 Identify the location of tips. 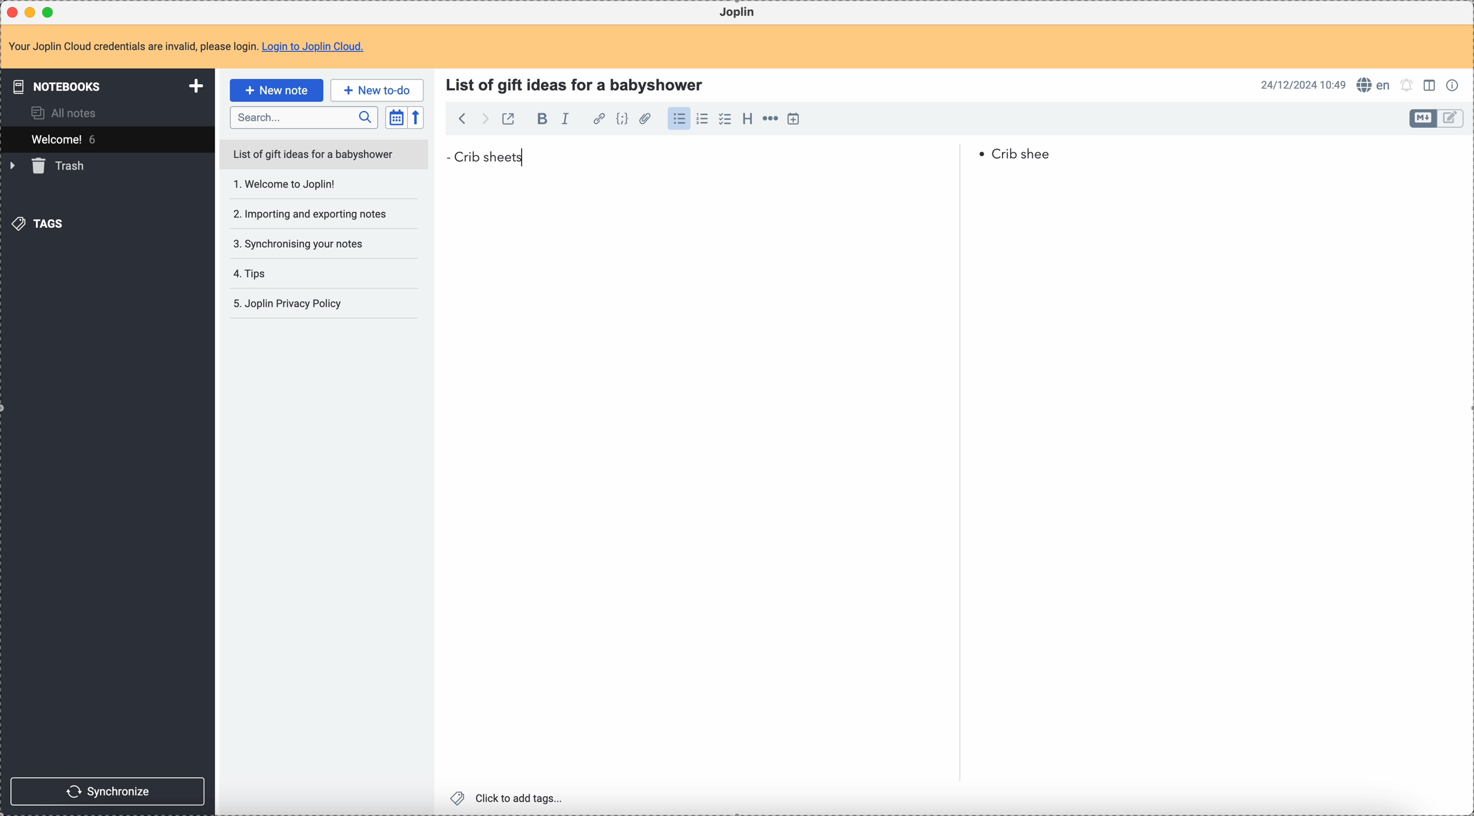
(285, 274).